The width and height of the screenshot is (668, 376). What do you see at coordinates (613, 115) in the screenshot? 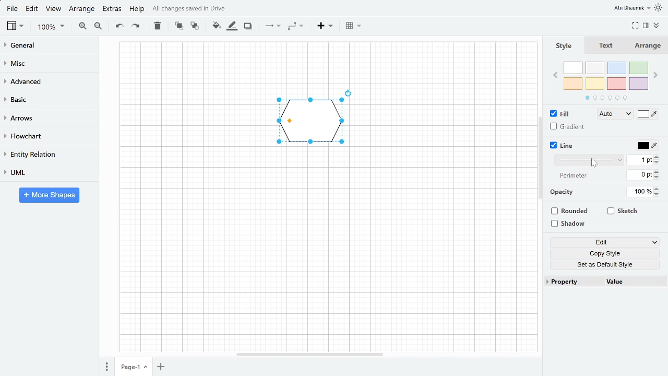
I see `Auto Fill style` at bounding box center [613, 115].